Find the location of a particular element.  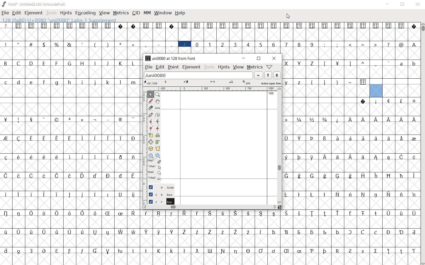

glyph is located at coordinates (325, 83).